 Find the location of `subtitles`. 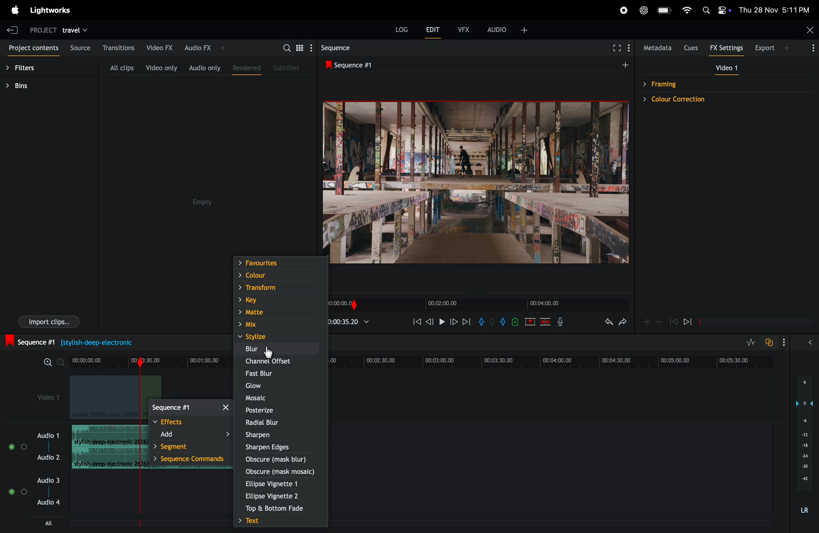

subtitles is located at coordinates (287, 69).